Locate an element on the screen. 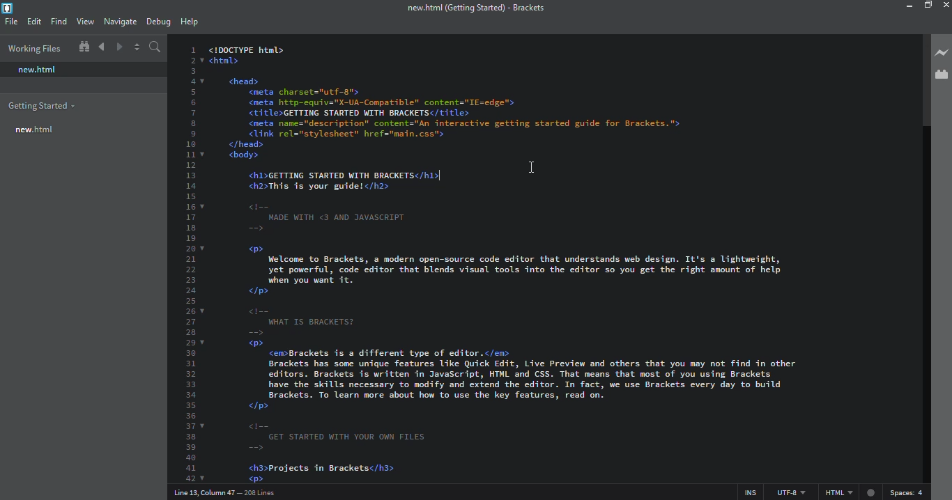 The width and height of the screenshot is (952, 500). line is located at coordinates (438, 173).